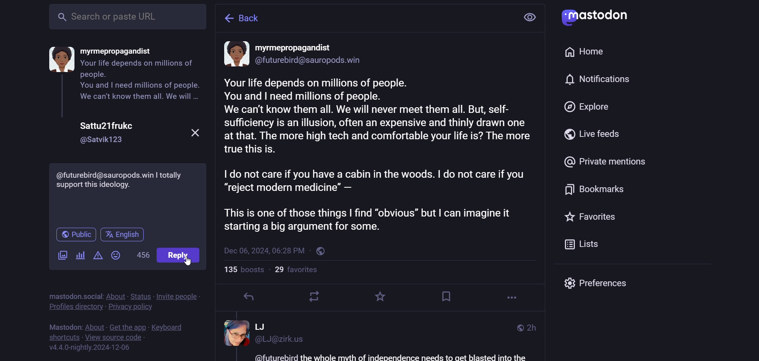 The height and width of the screenshot is (361, 759). Describe the element at coordinates (116, 338) in the screenshot. I see `source code` at that location.